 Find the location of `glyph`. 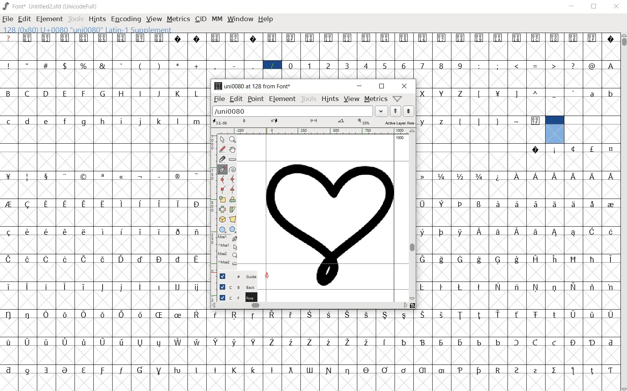

glyph is located at coordinates (46, 65).